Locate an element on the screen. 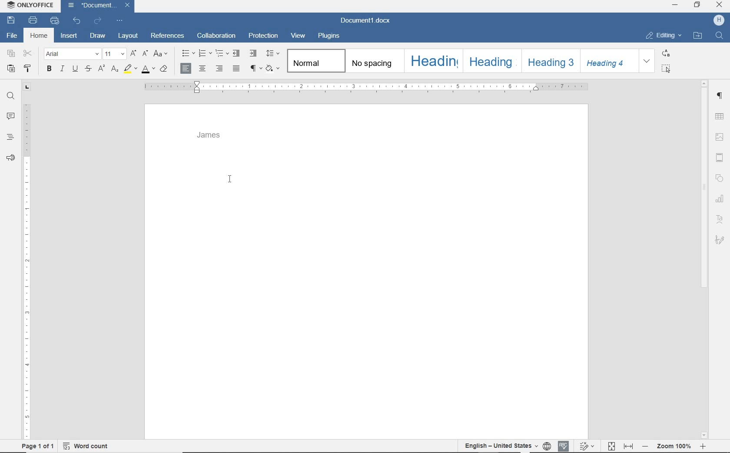 The width and height of the screenshot is (730, 453). SHAPE is located at coordinates (719, 177).